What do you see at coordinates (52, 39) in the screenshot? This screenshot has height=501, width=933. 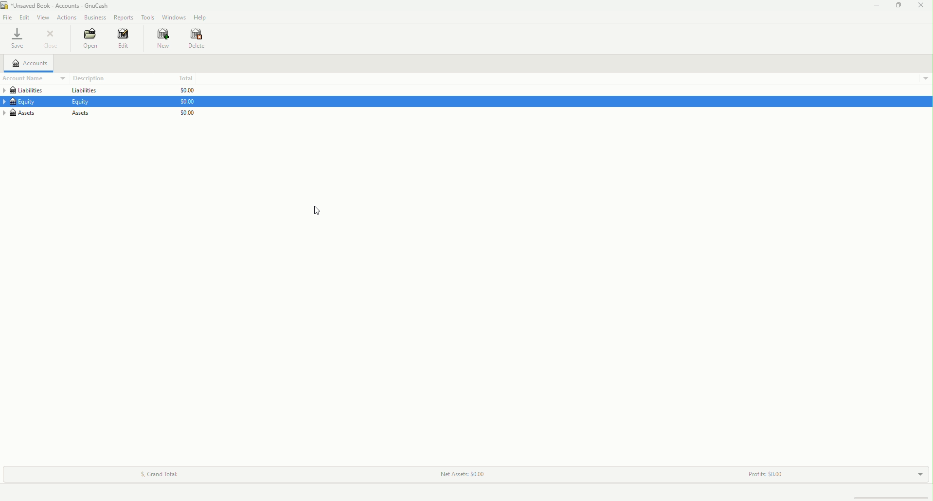 I see `Close` at bounding box center [52, 39].